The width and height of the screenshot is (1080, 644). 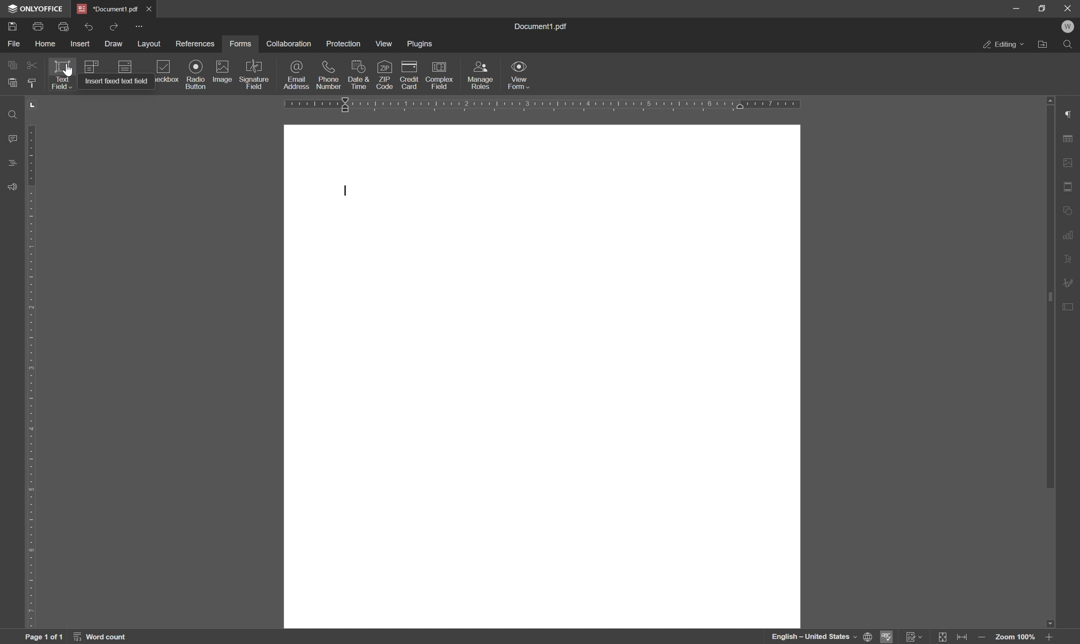 What do you see at coordinates (421, 44) in the screenshot?
I see `plugins` at bounding box center [421, 44].